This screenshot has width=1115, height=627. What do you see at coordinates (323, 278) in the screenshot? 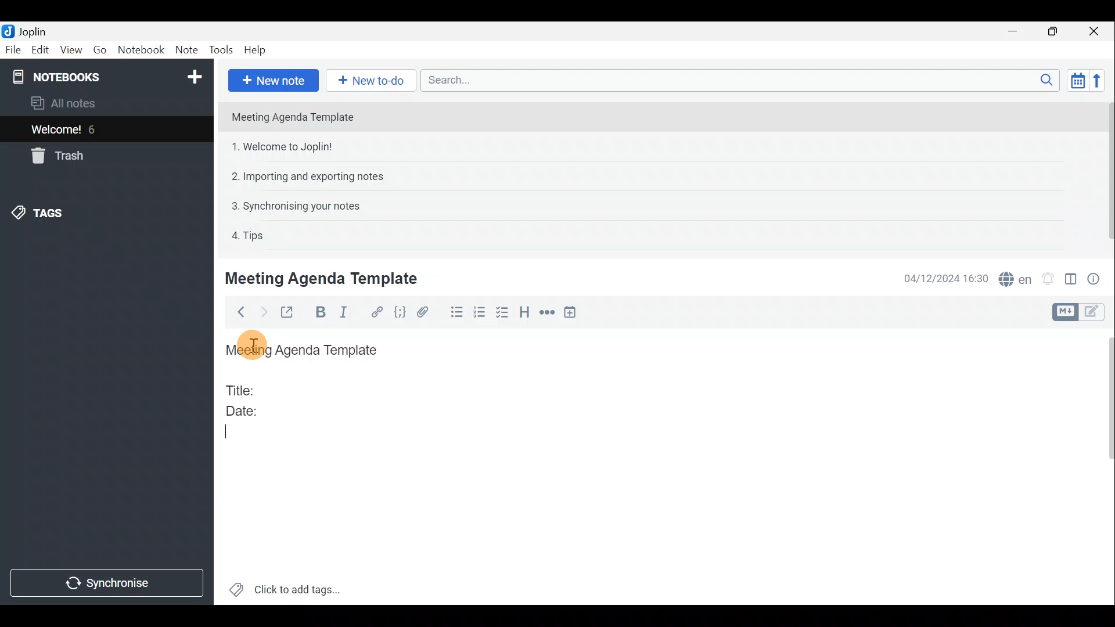
I see `Meeting Agenda Template` at bounding box center [323, 278].